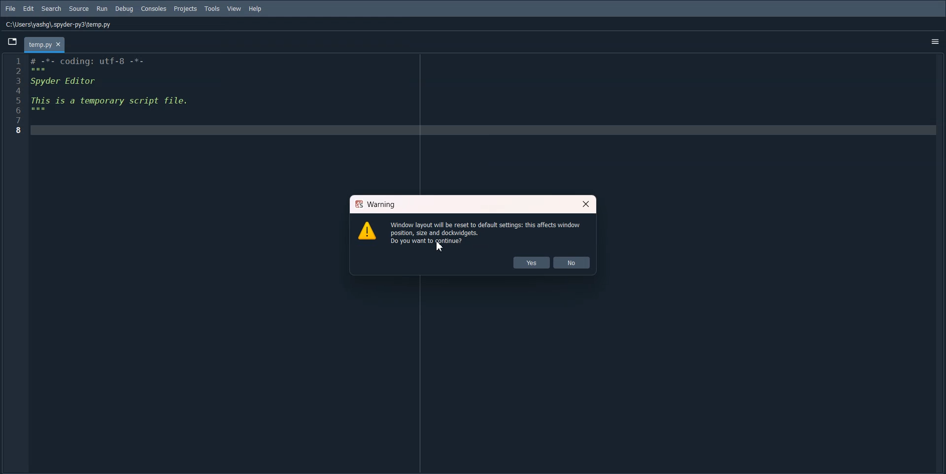 Image resolution: width=946 pixels, height=474 pixels. I want to click on View, so click(235, 9).